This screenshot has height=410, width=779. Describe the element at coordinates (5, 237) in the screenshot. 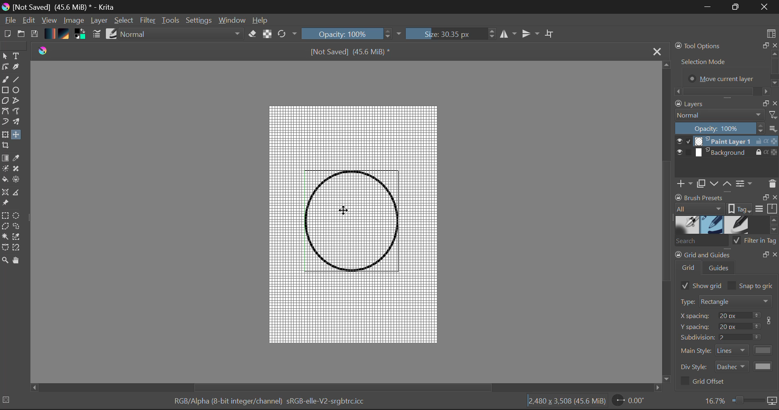

I see `Continuous Selection` at that location.